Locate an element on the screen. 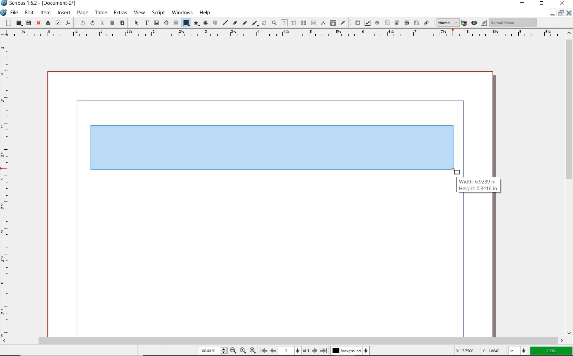 This screenshot has height=356, width=573. select image preview quality is located at coordinates (445, 23).